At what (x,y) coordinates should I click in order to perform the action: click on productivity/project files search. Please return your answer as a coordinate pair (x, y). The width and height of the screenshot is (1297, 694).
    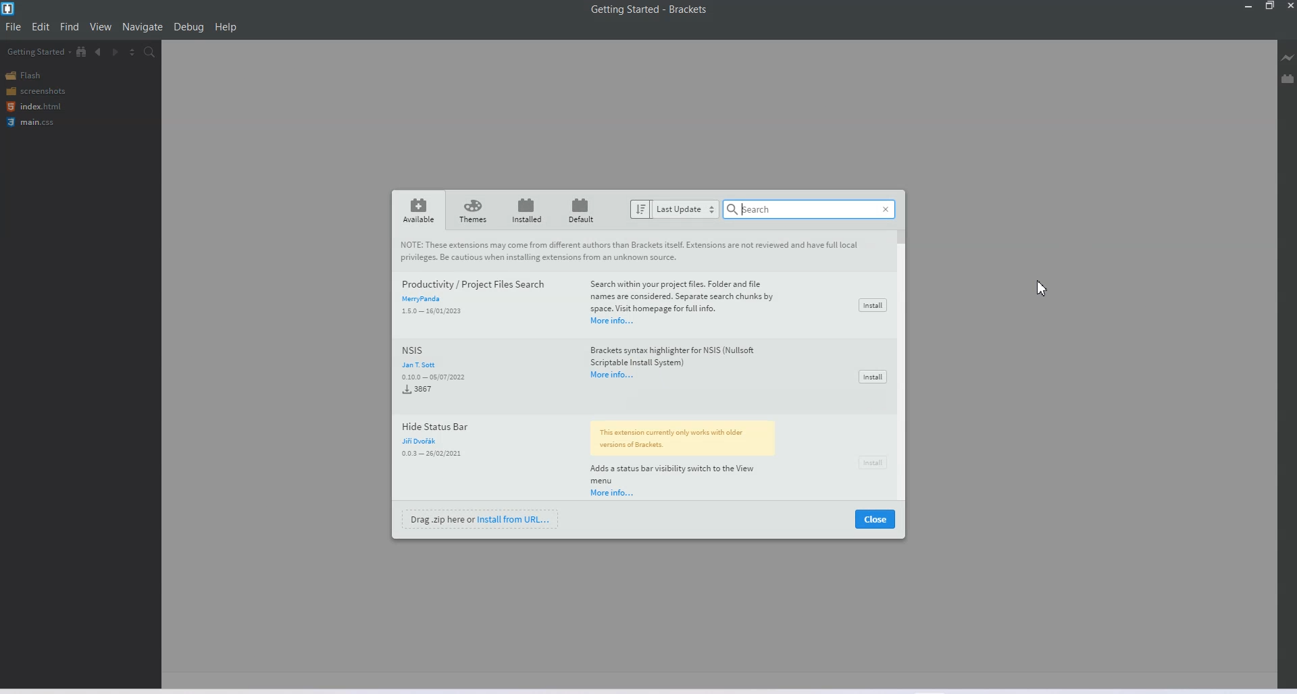
    Looking at the image, I should click on (472, 285).